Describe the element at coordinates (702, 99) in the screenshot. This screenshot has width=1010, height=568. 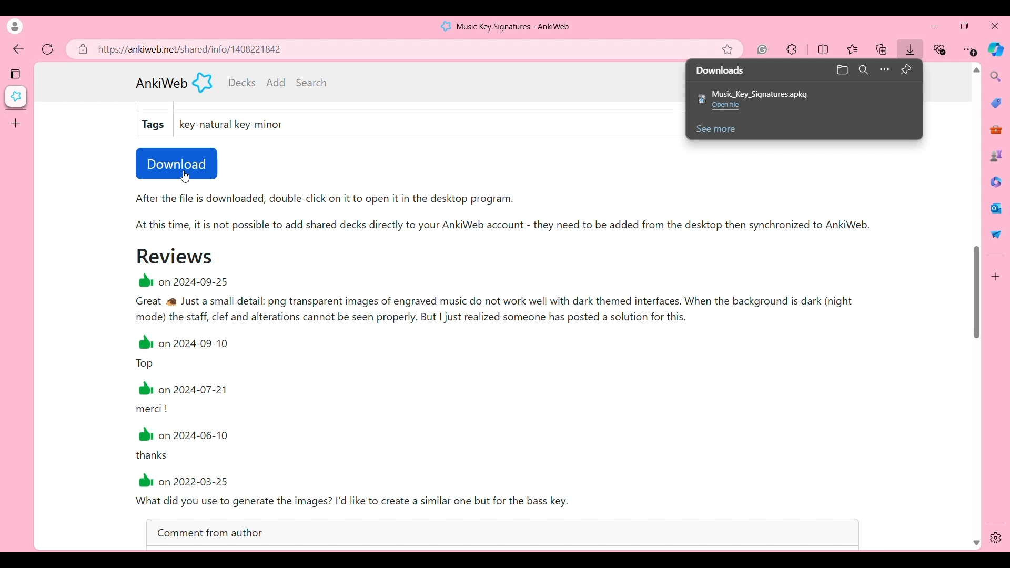
I see `Software logo of downloaded file` at that location.